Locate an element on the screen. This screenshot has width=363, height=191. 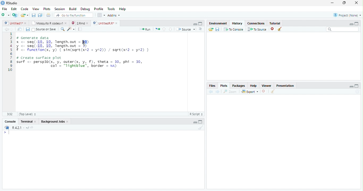
Compile Report is located at coordinates (80, 29).